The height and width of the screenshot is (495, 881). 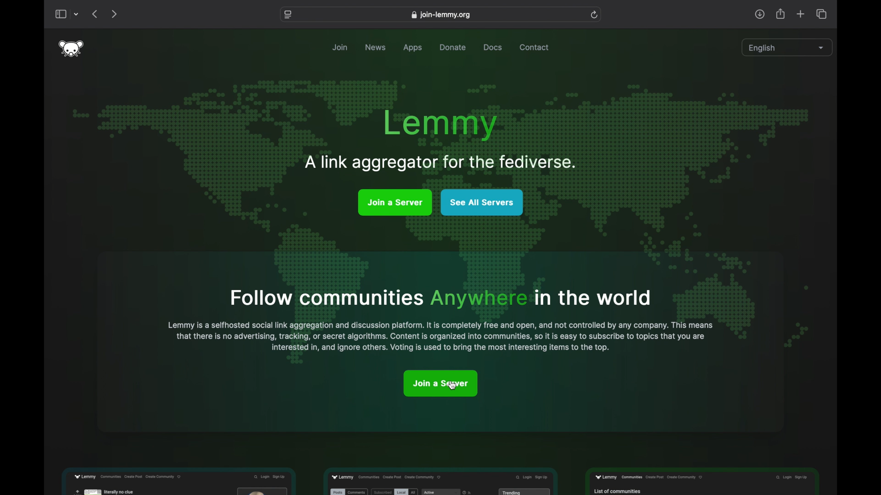 What do you see at coordinates (397, 203) in the screenshot?
I see `join a server` at bounding box center [397, 203].